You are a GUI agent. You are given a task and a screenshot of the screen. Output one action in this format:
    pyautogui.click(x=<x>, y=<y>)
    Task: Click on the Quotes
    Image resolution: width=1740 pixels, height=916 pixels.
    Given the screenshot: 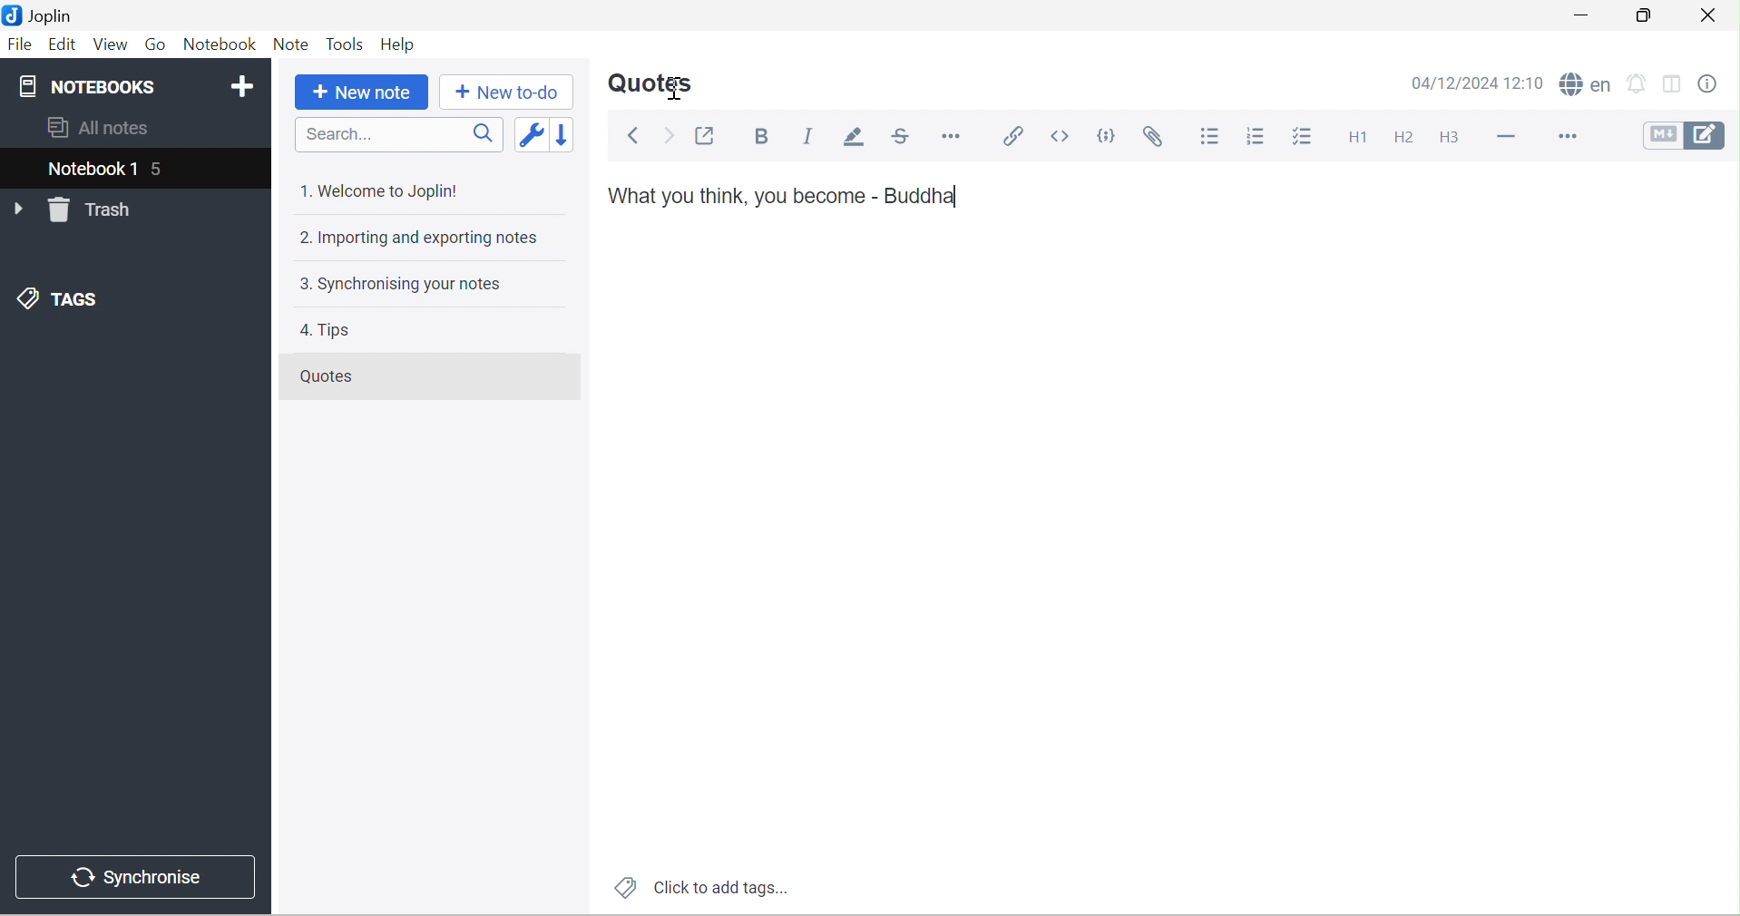 What is the action you would take?
    pyautogui.click(x=653, y=84)
    